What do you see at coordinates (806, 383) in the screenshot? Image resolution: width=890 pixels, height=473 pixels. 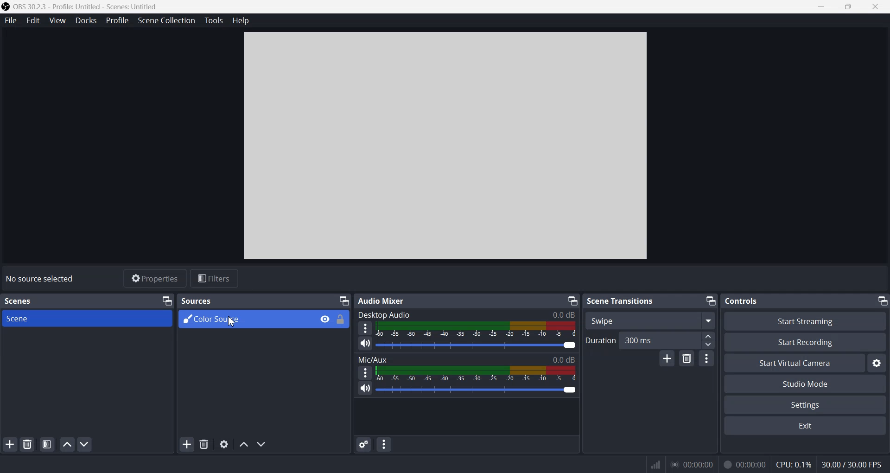 I see `Studio Mode` at bounding box center [806, 383].